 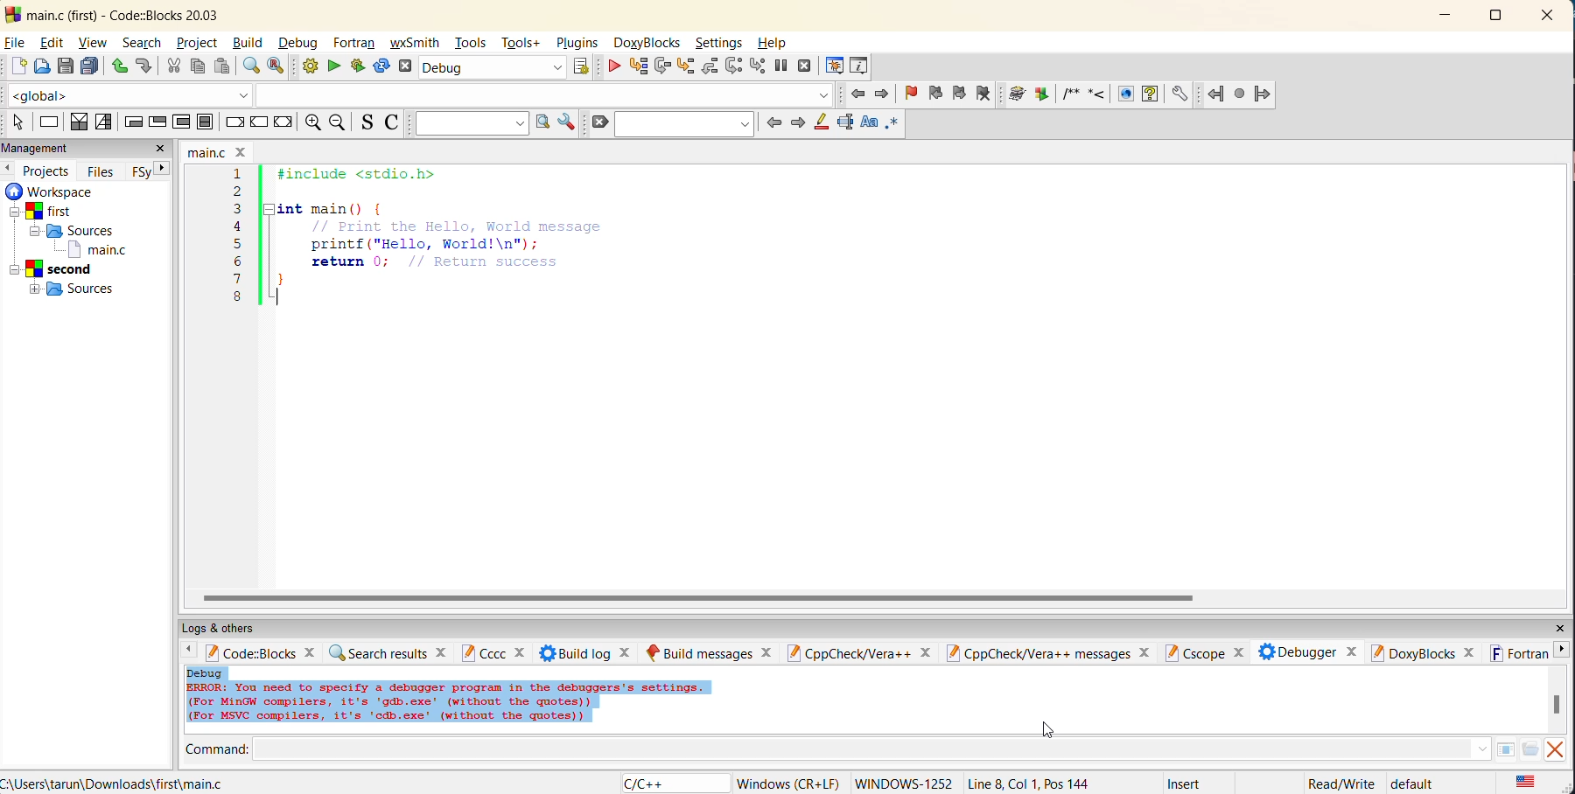 What do you see at coordinates (650, 43) in the screenshot?
I see `doxyblocks` at bounding box center [650, 43].